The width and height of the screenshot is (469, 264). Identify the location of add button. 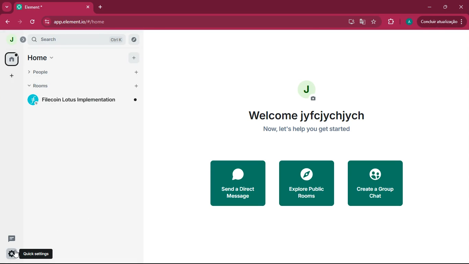
(137, 72).